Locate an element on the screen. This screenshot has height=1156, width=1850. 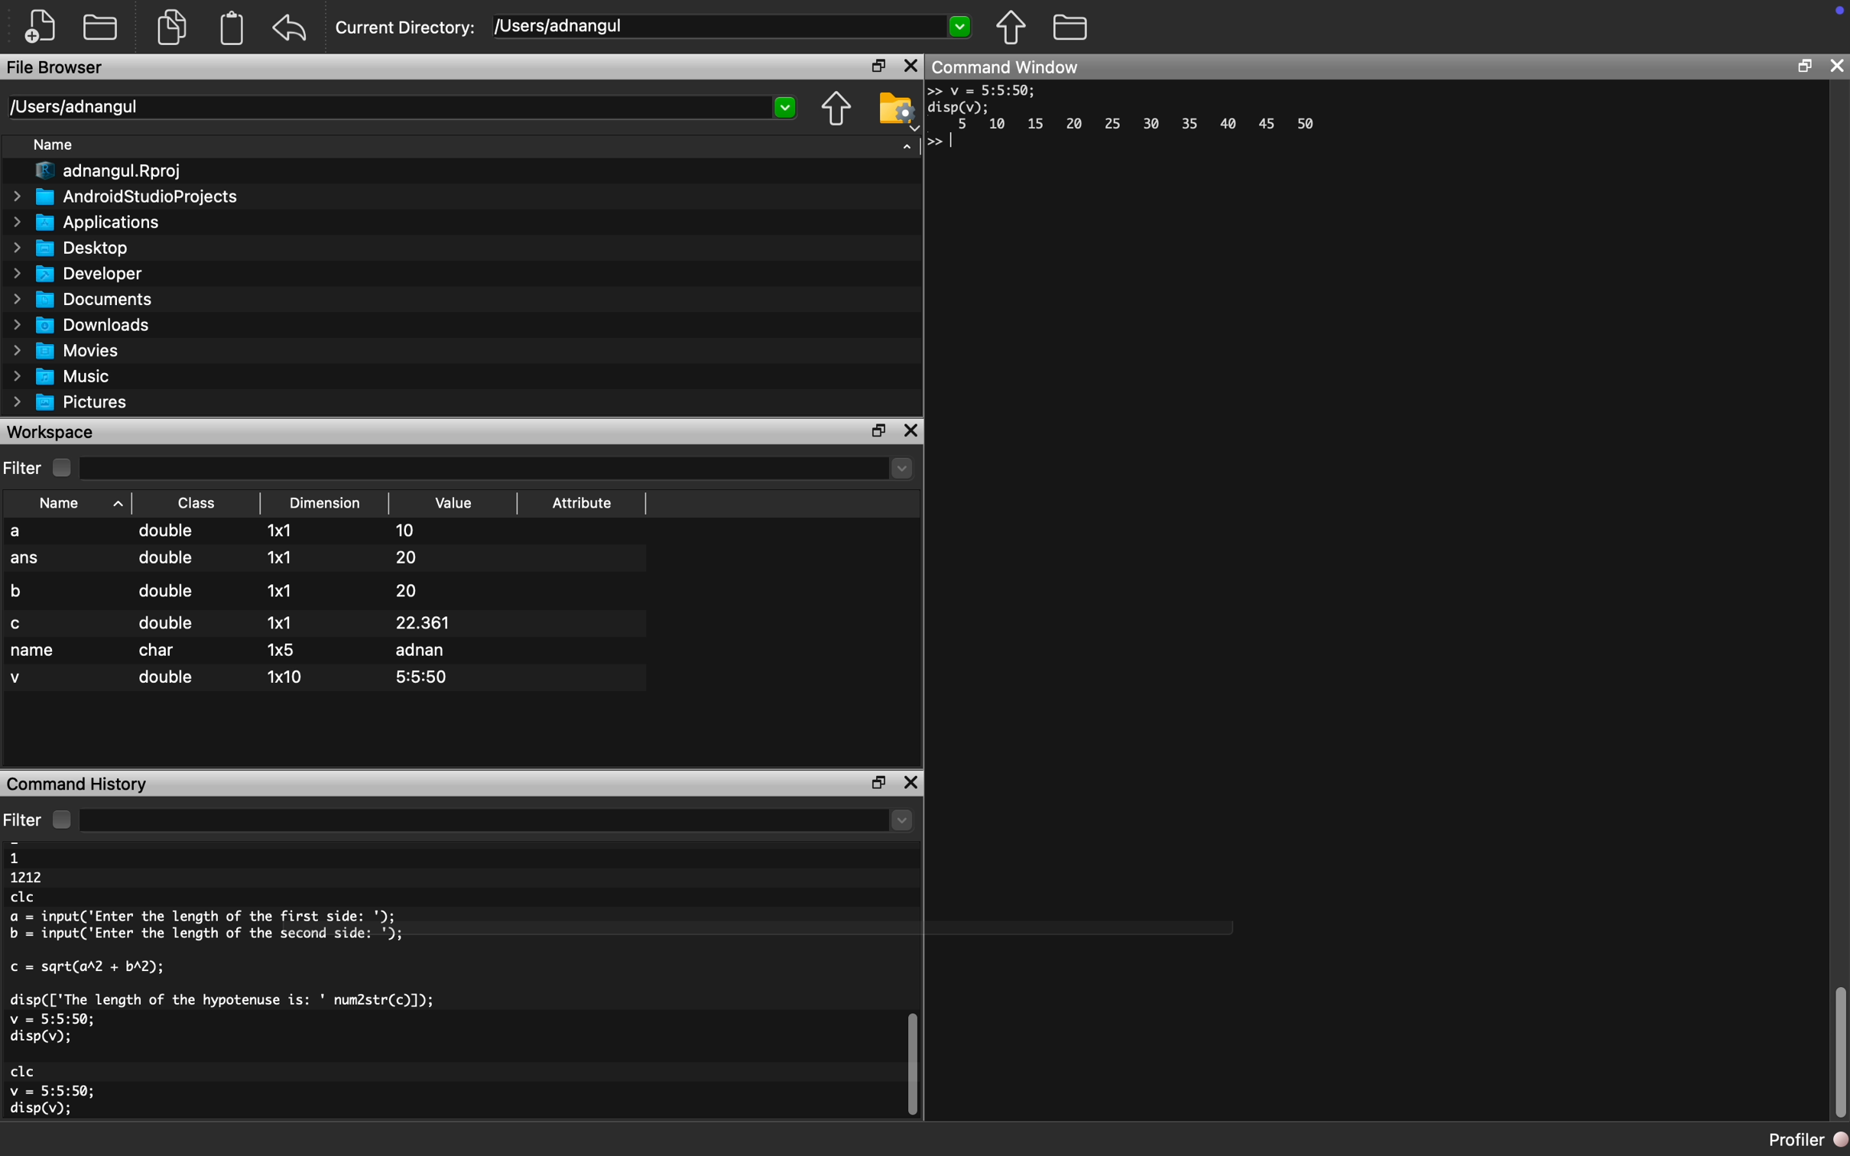
5:5:50 is located at coordinates (423, 677).